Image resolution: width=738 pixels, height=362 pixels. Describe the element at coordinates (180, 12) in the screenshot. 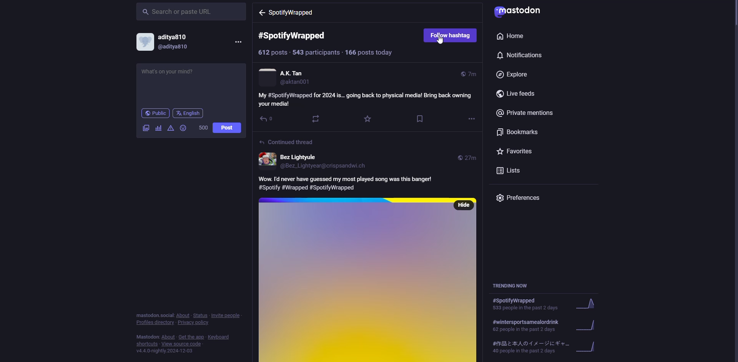

I see `search` at that location.